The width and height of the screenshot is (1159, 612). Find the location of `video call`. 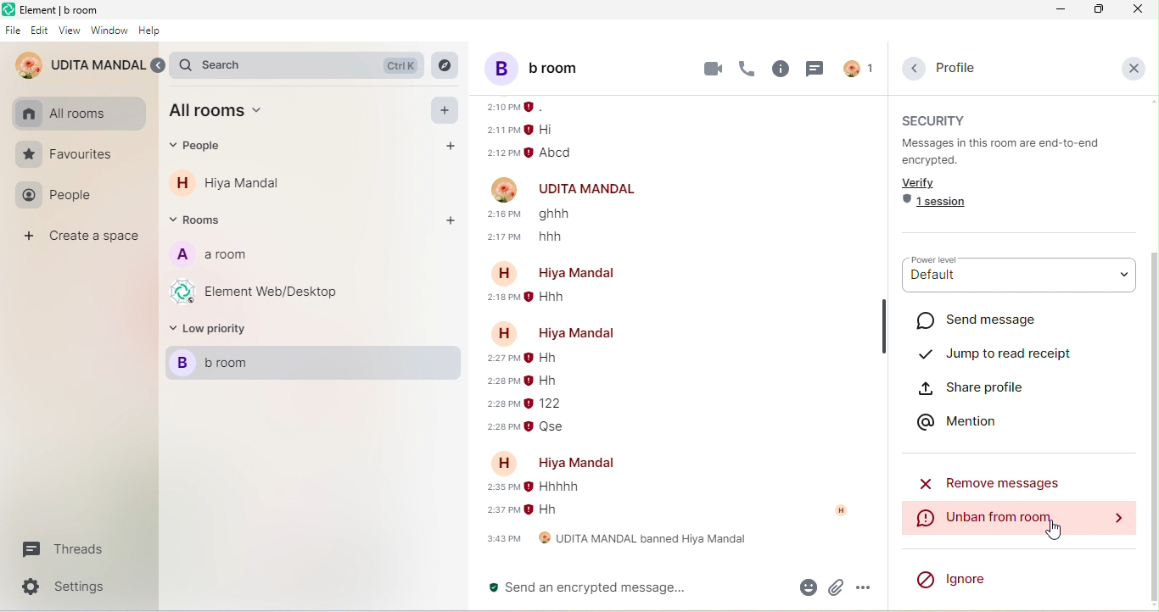

video call is located at coordinates (713, 68).